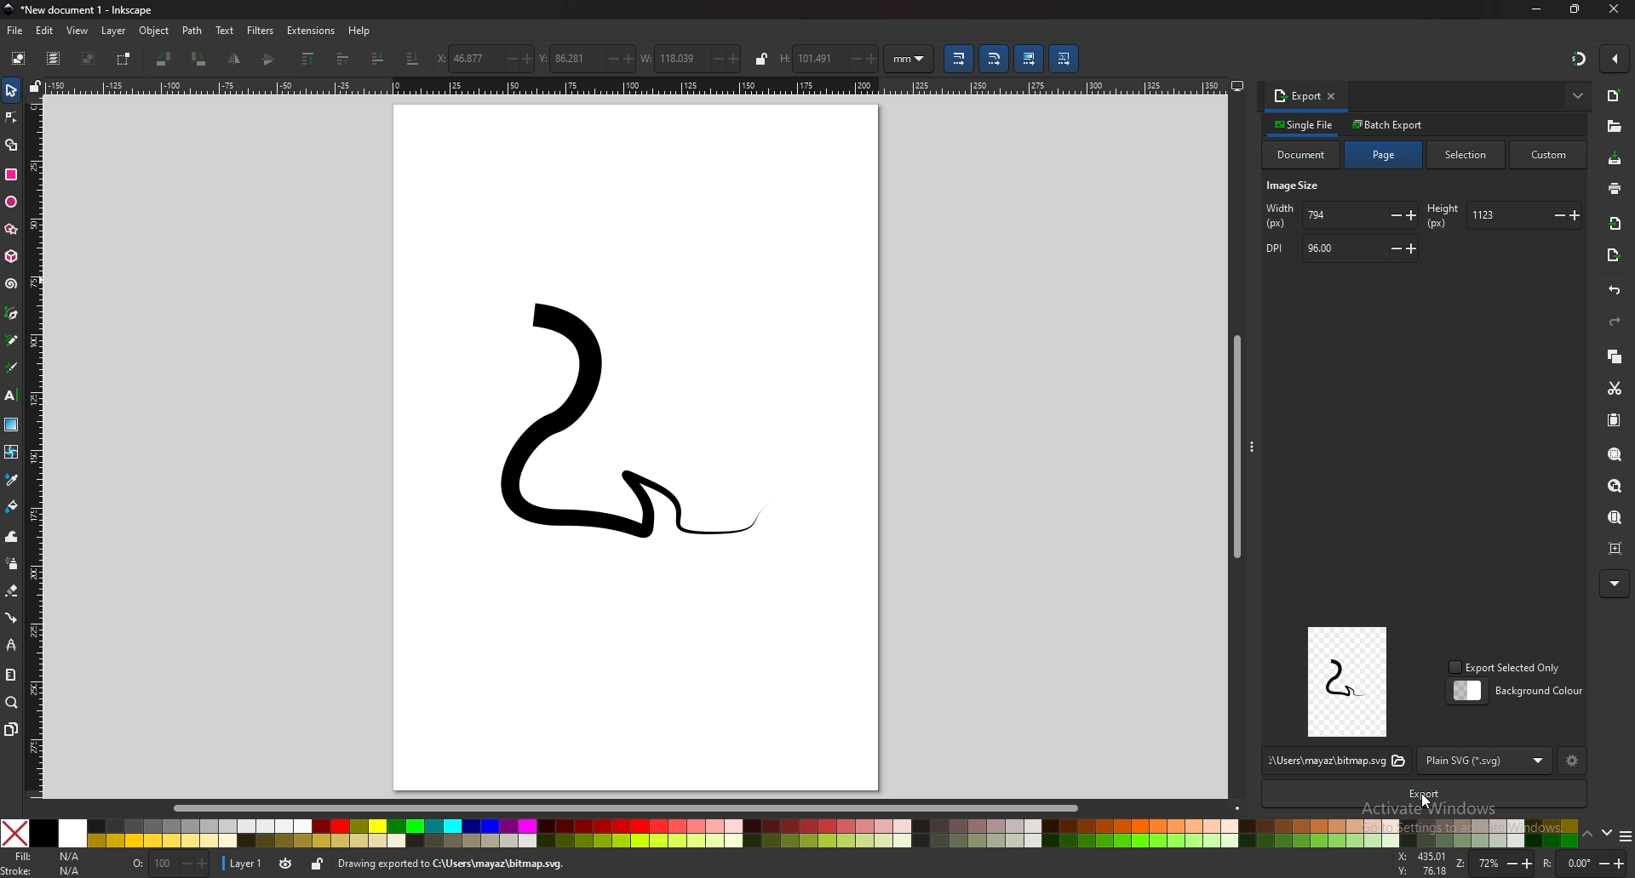 This screenshot has height=878, width=1635. I want to click on dropper, so click(12, 479).